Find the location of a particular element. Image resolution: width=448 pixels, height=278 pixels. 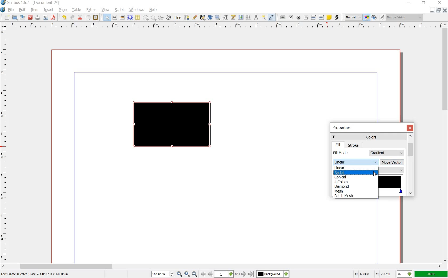

polygon is located at coordinates (153, 18).